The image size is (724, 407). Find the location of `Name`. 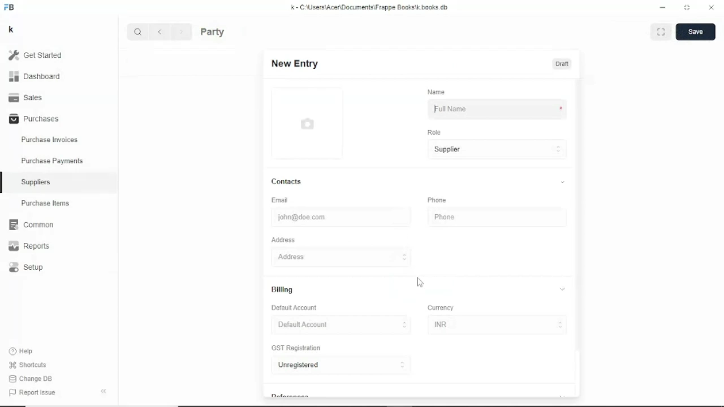

Name is located at coordinates (436, 91).